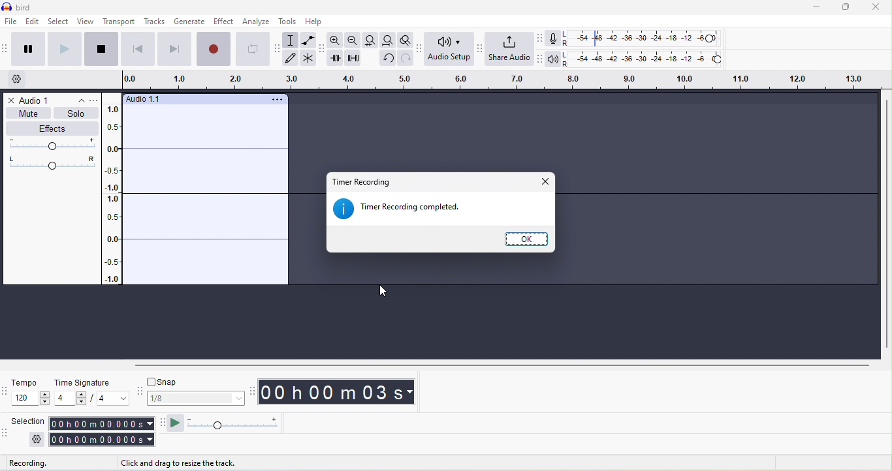 Image resolution: width=892 pixels, height=471 pixels. Describe the element at coordinates (57, 22) in the screenshot. I see `select` at that location.